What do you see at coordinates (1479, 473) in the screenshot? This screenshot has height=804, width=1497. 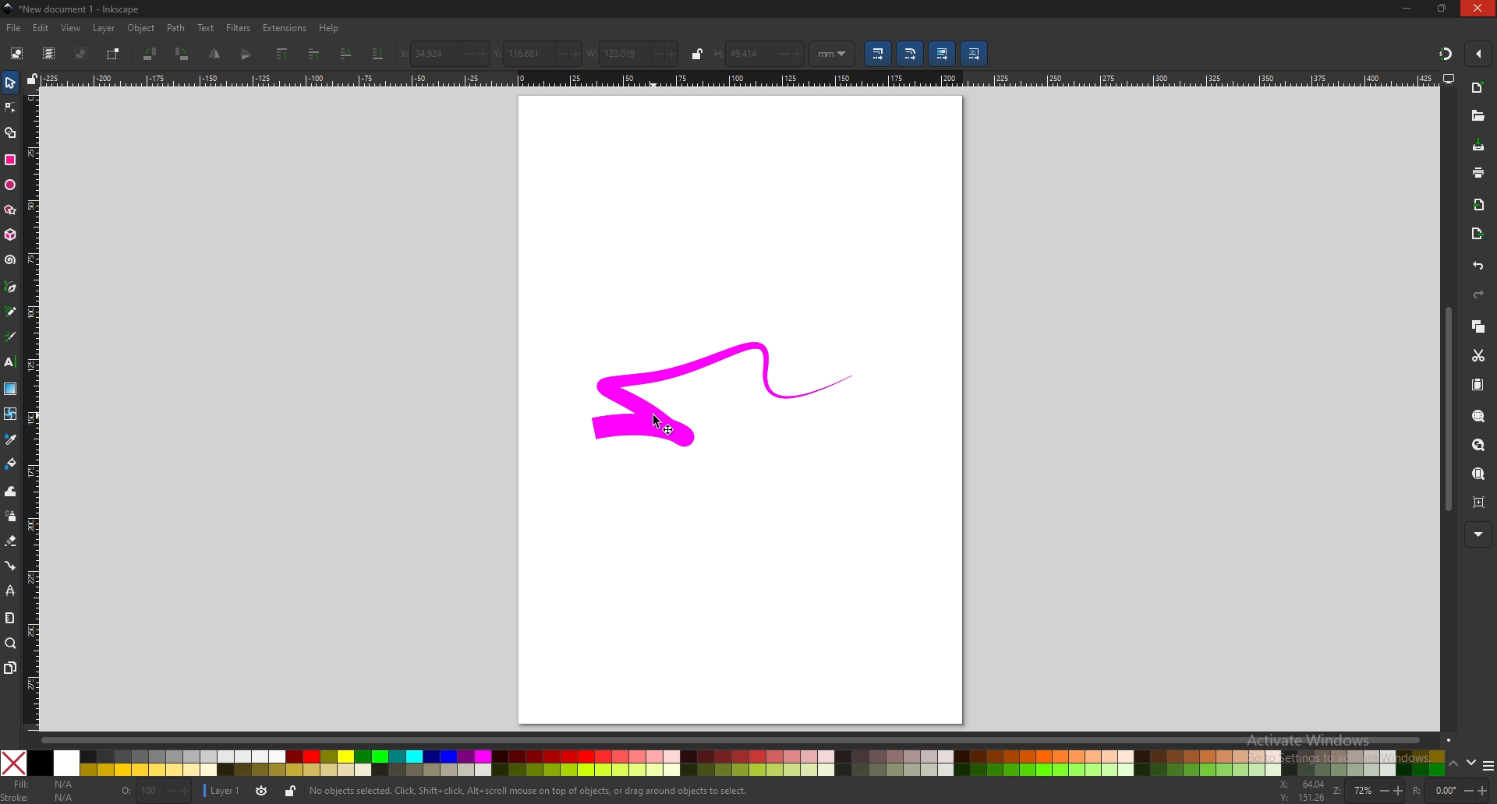 I see `zoom page` at bounding box center [1479, 473].